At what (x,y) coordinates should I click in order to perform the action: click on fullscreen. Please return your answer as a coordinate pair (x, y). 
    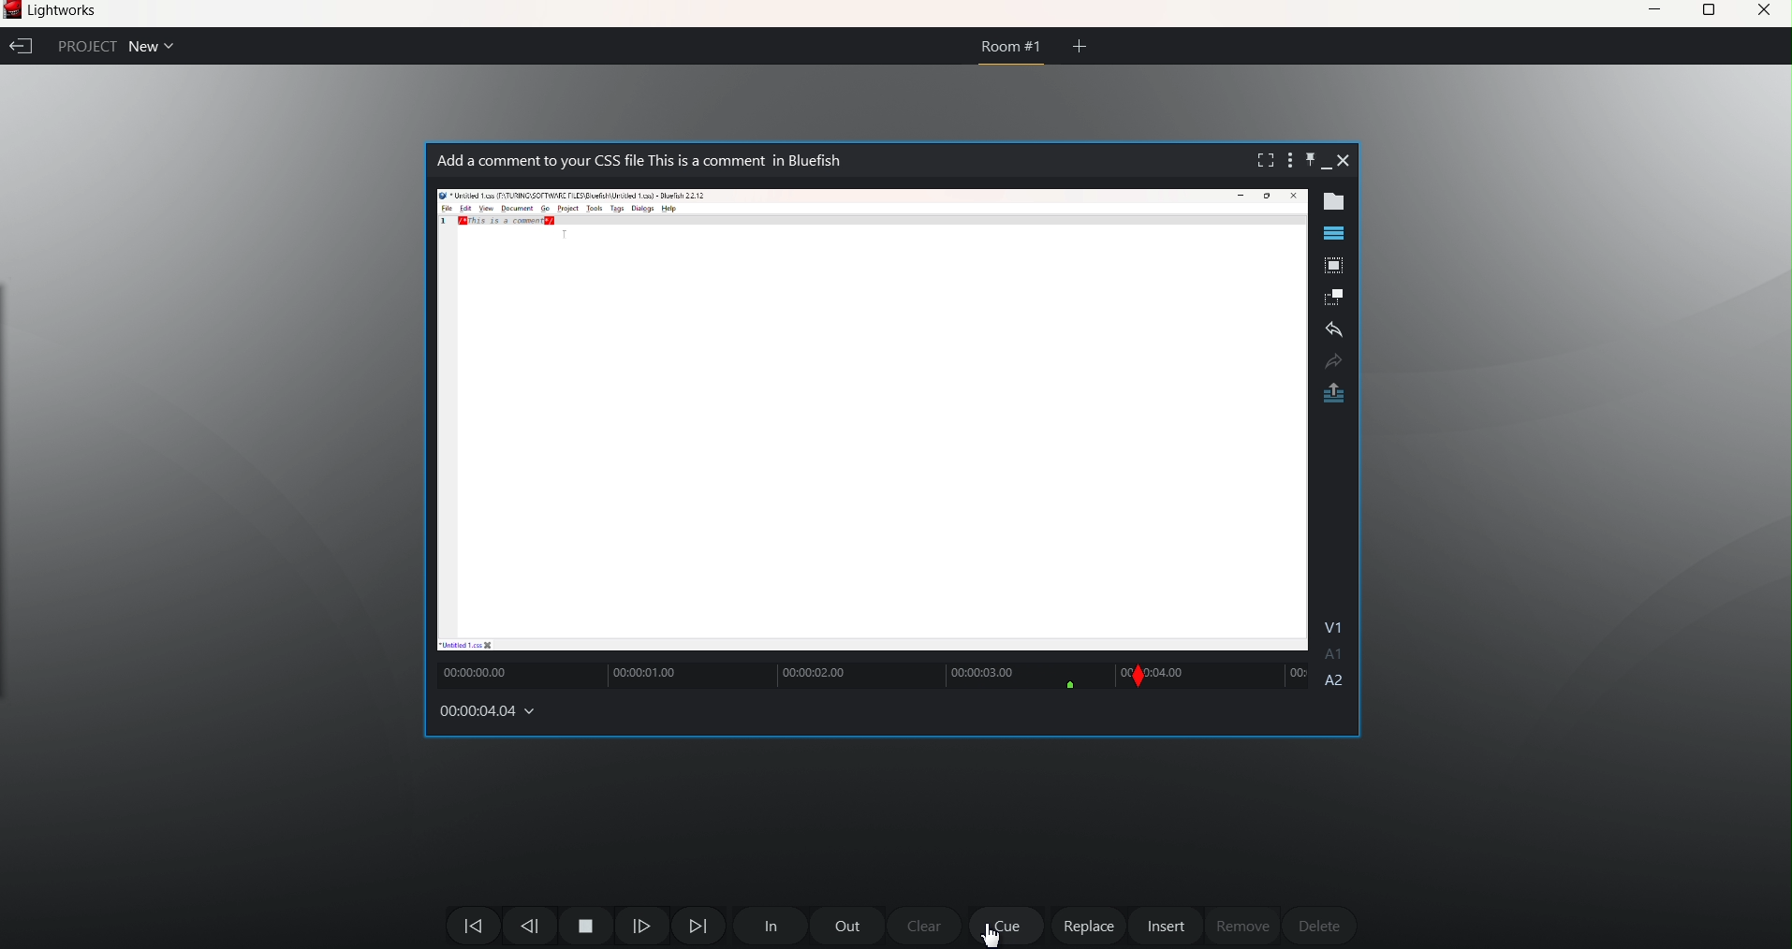
    Looking at the image, I should click on (1261, 160).